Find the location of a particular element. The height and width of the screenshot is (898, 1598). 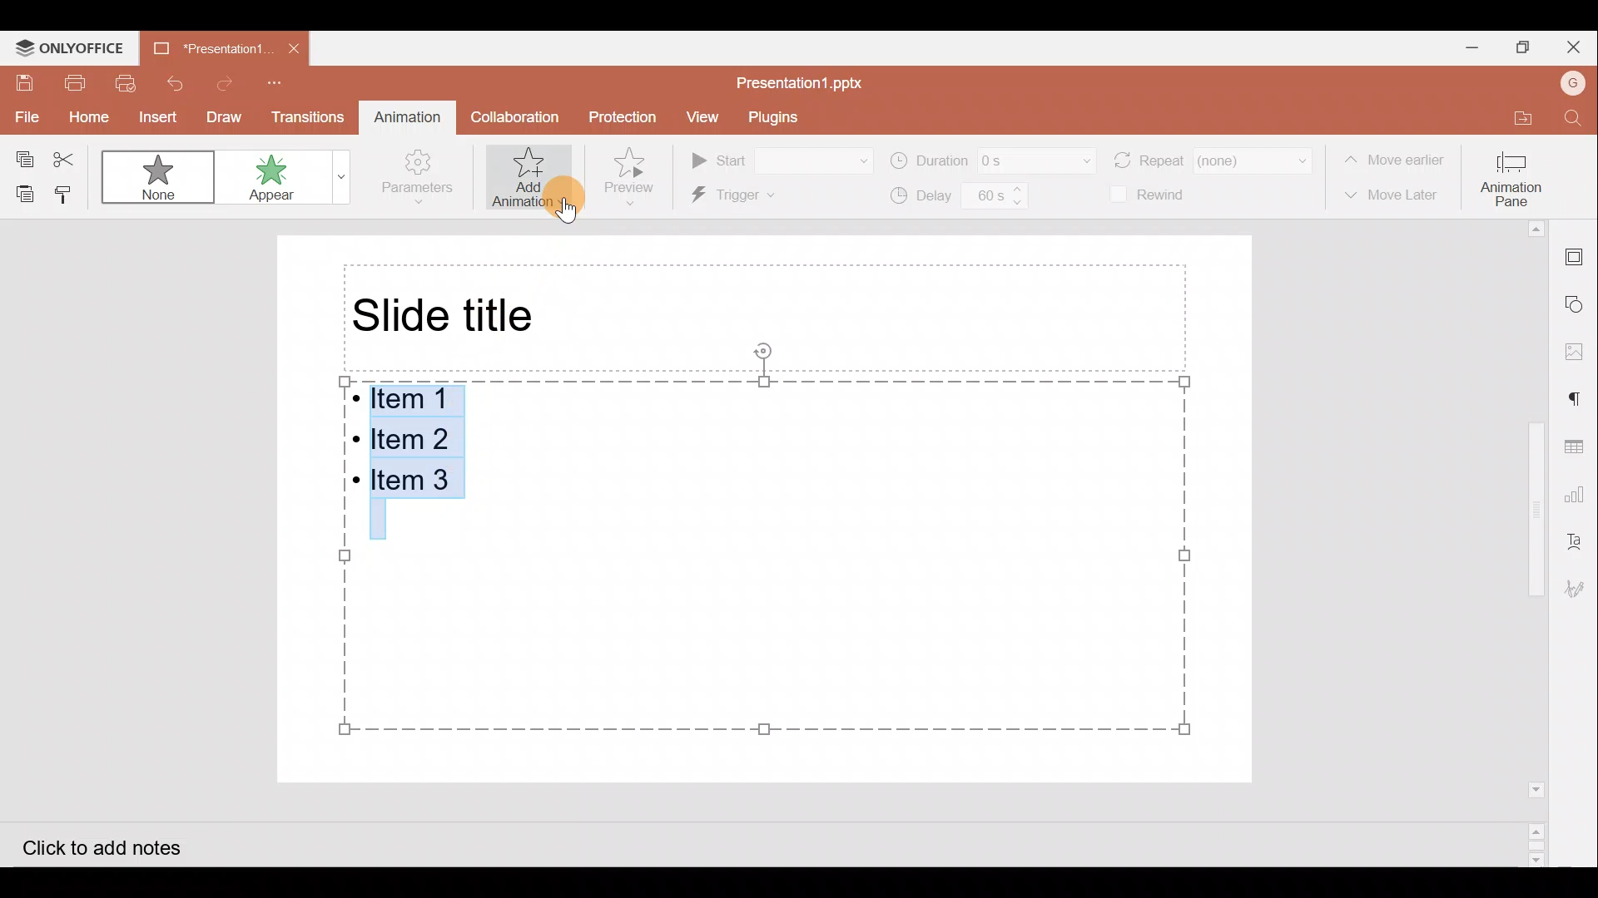

Presentation1. is located at coordinates (208, 47).